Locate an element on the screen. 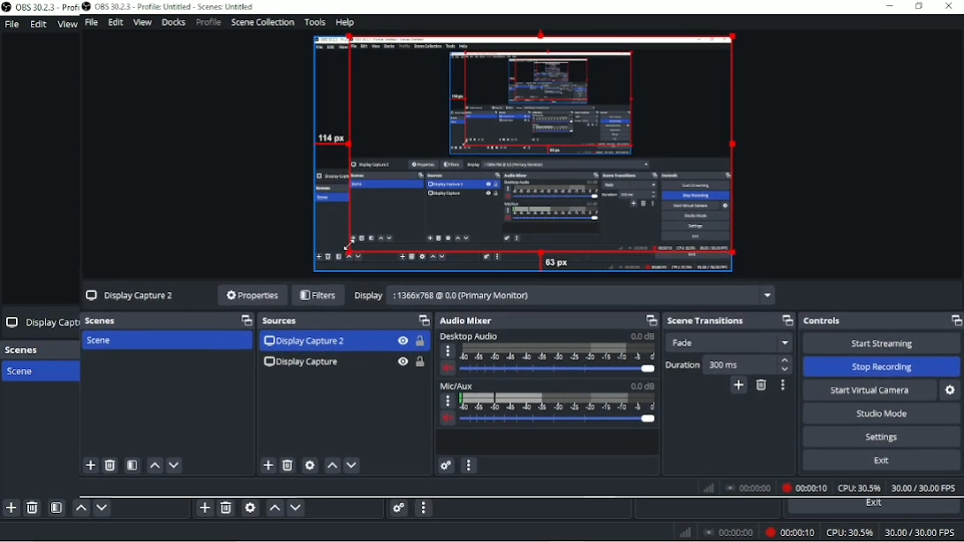  Help is located at coordinates (350, 21).